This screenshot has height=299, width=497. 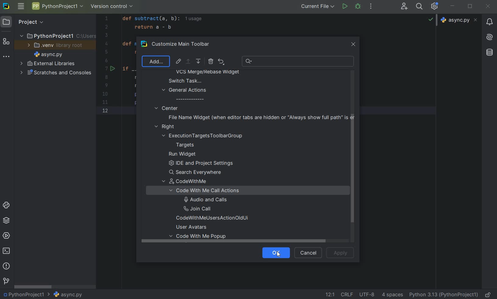 I want to click on join call, so click(x=205, y=209).